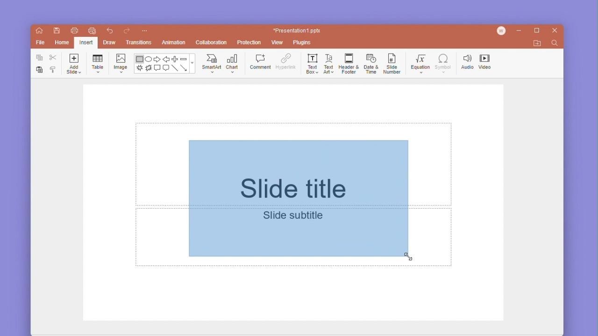 Image resolution: width=598 pixels, height=336 pixels. I want to click on find, so click(555, 44).